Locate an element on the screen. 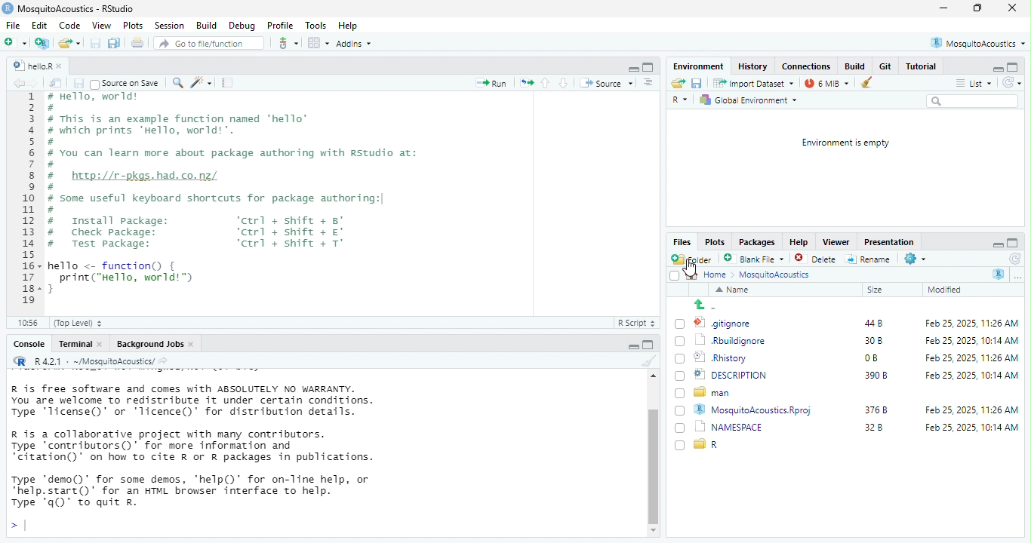 The width and height of the screenshot is (1031, 543).  hellor is located at coordinates (31, 66).